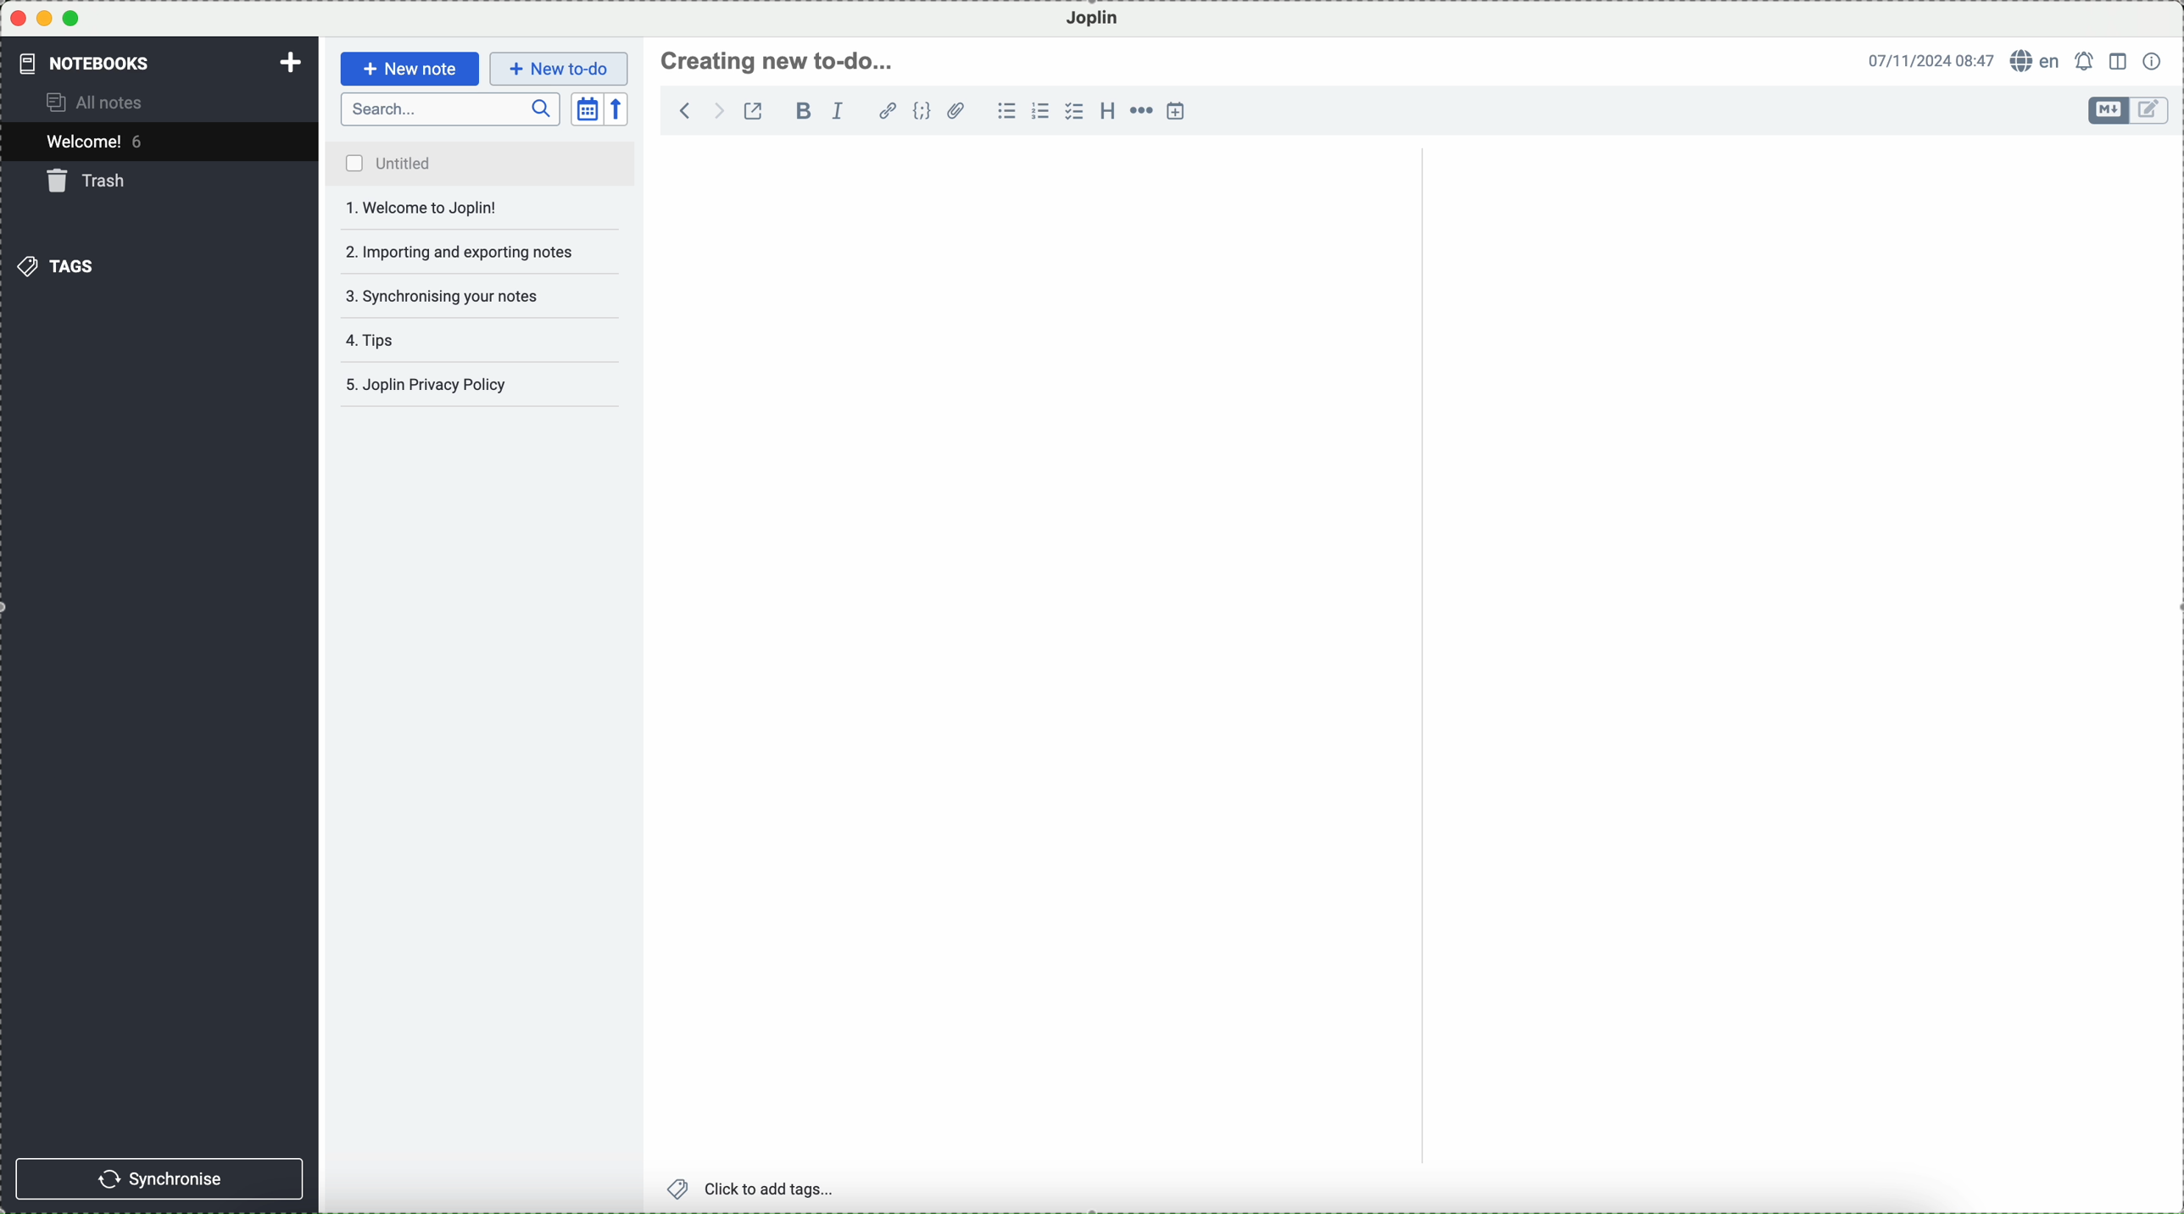  Describe the element at coordinates (291, 64) in the screenshot. I see `add new notebook` at that location.